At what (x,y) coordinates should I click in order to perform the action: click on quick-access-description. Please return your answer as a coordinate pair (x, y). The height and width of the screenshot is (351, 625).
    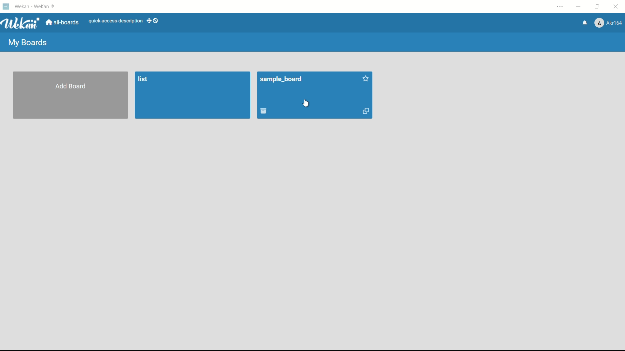
    Looking at the image, I should click on (116, 21).